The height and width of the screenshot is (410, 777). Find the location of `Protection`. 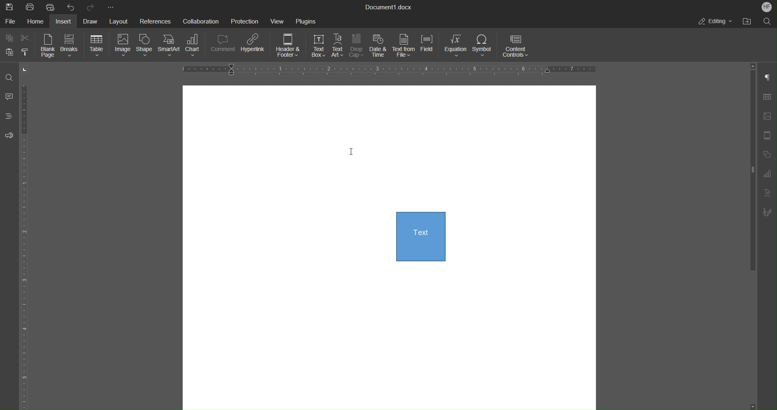

Protection is located at coordinates (245, 21).